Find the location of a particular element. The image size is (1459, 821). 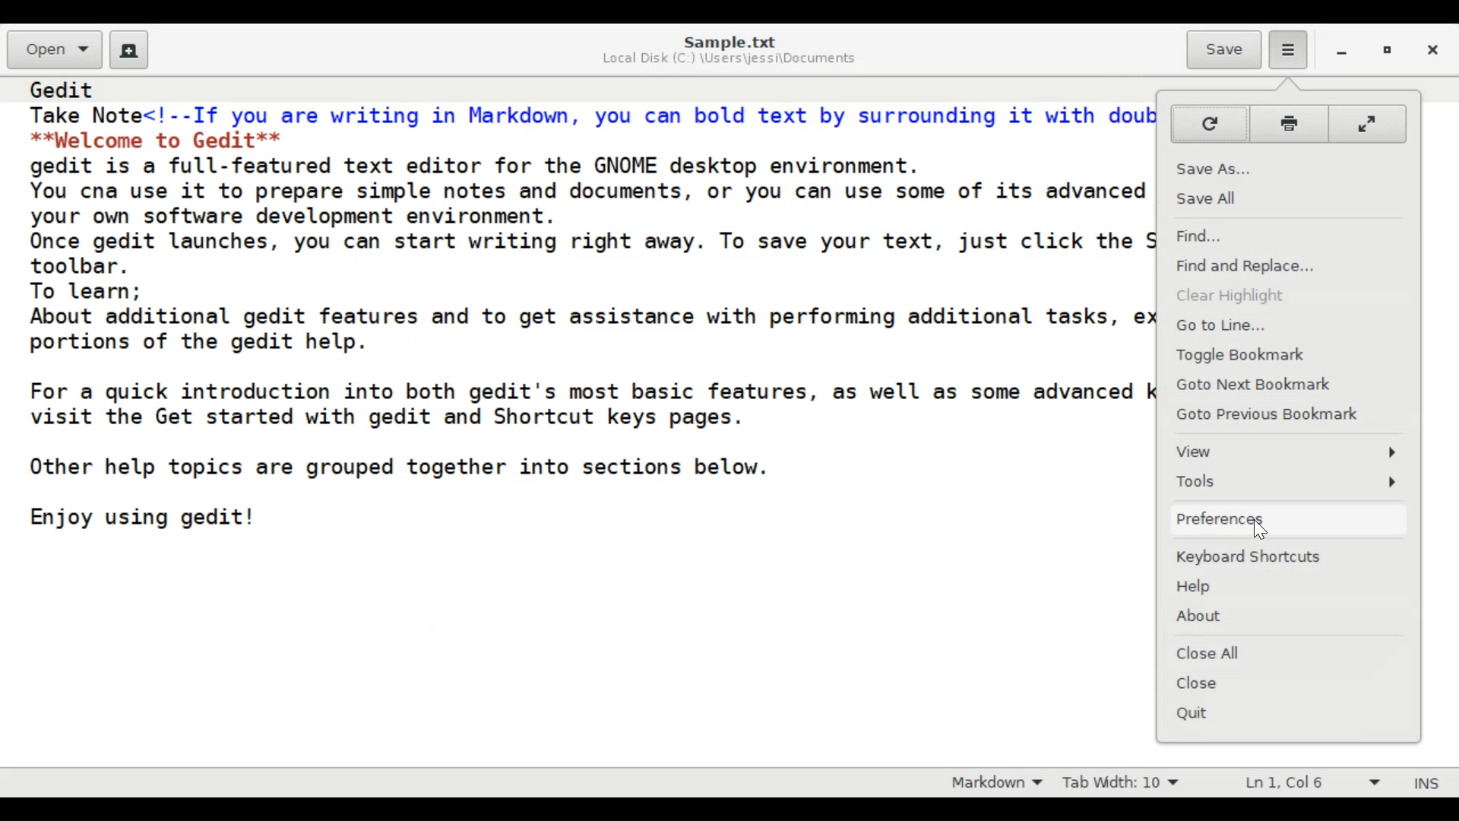

Save All is located at coordinates (1217, 198).